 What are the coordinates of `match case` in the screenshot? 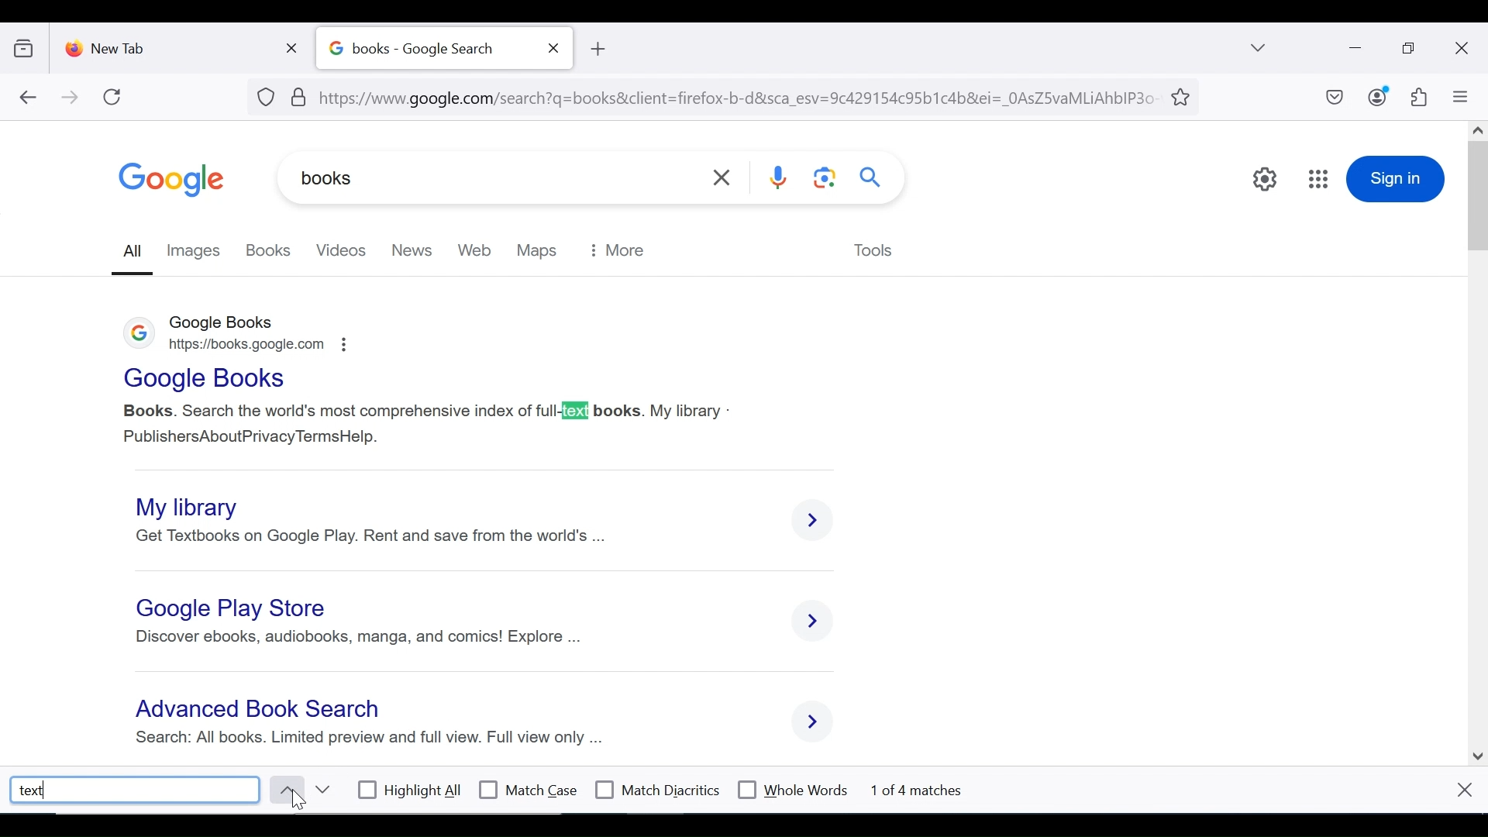 It's located at (529, 790).